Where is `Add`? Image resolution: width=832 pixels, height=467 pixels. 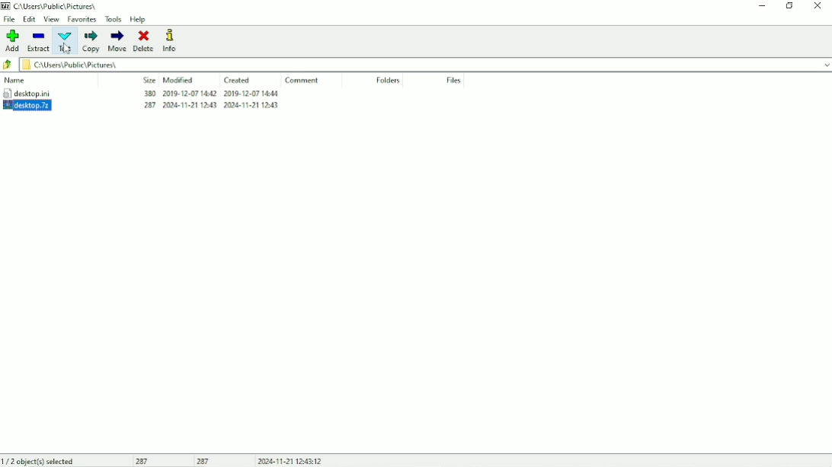 Add is located at coordinates (13, 41).